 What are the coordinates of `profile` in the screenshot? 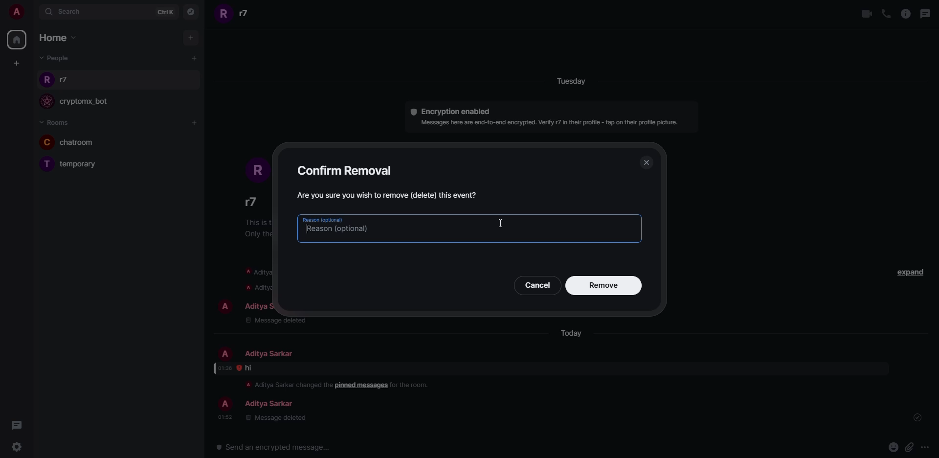 It's located at (47, 164).